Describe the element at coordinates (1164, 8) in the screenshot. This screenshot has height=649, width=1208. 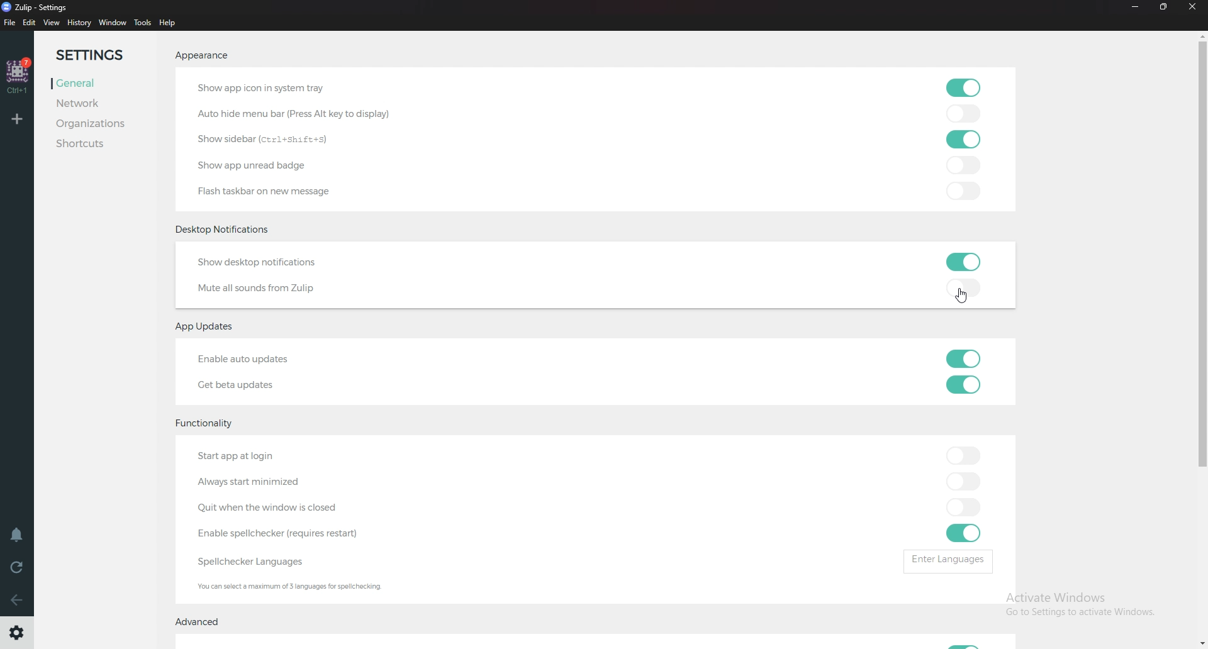
I see `Resize` at that location.